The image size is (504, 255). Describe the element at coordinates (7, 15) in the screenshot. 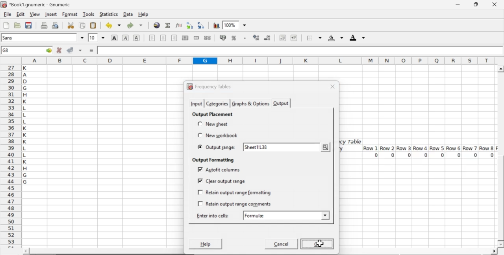

I see `file` at that location.